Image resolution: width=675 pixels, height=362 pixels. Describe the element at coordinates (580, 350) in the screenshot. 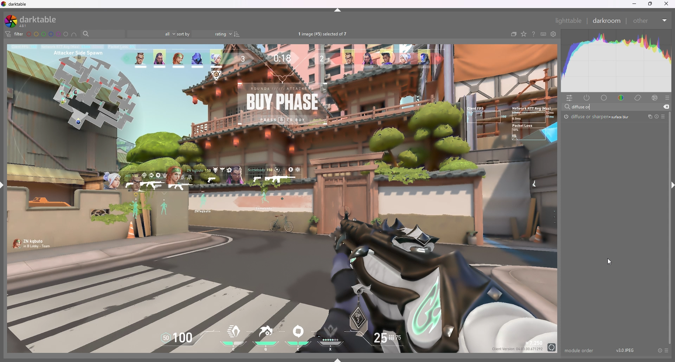

I see `module order` at that location.